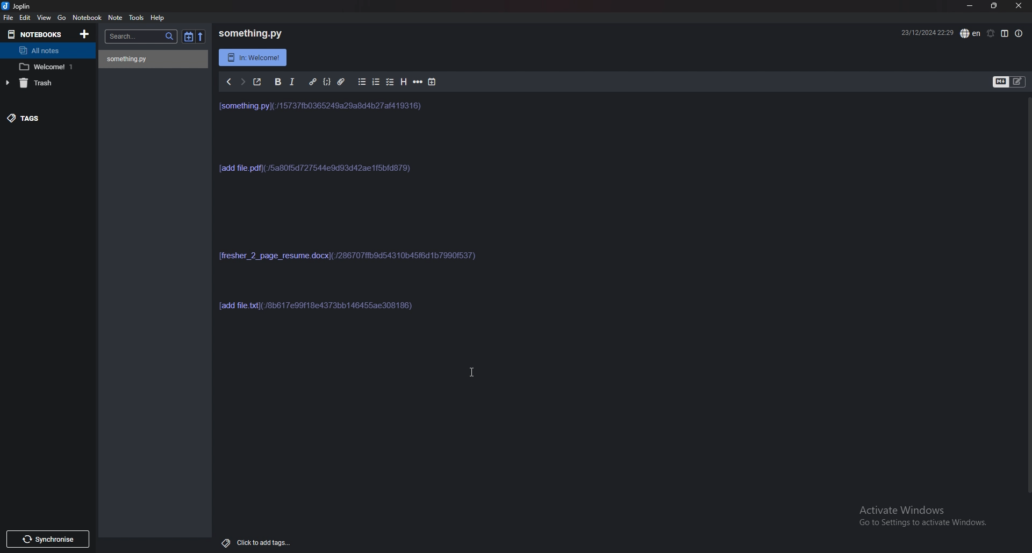 This screenshot has height=553, width=1032. Describe the element at coordinates (25, 18) in the screenshot. I see `edit` at that location.